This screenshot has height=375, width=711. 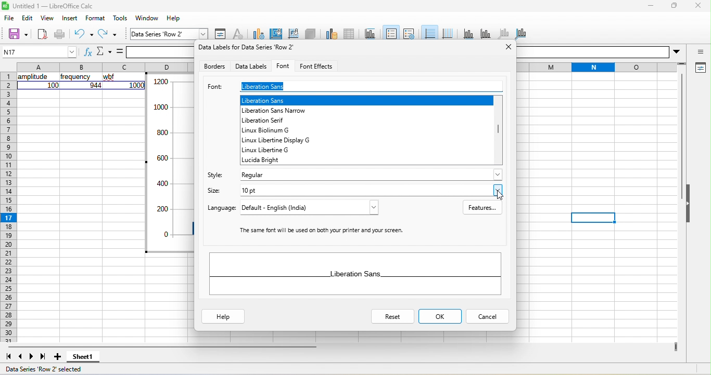 What do you see at coordinates (108, 34) in the screenshot?
I see `redo` at bounding box center [108, 34].